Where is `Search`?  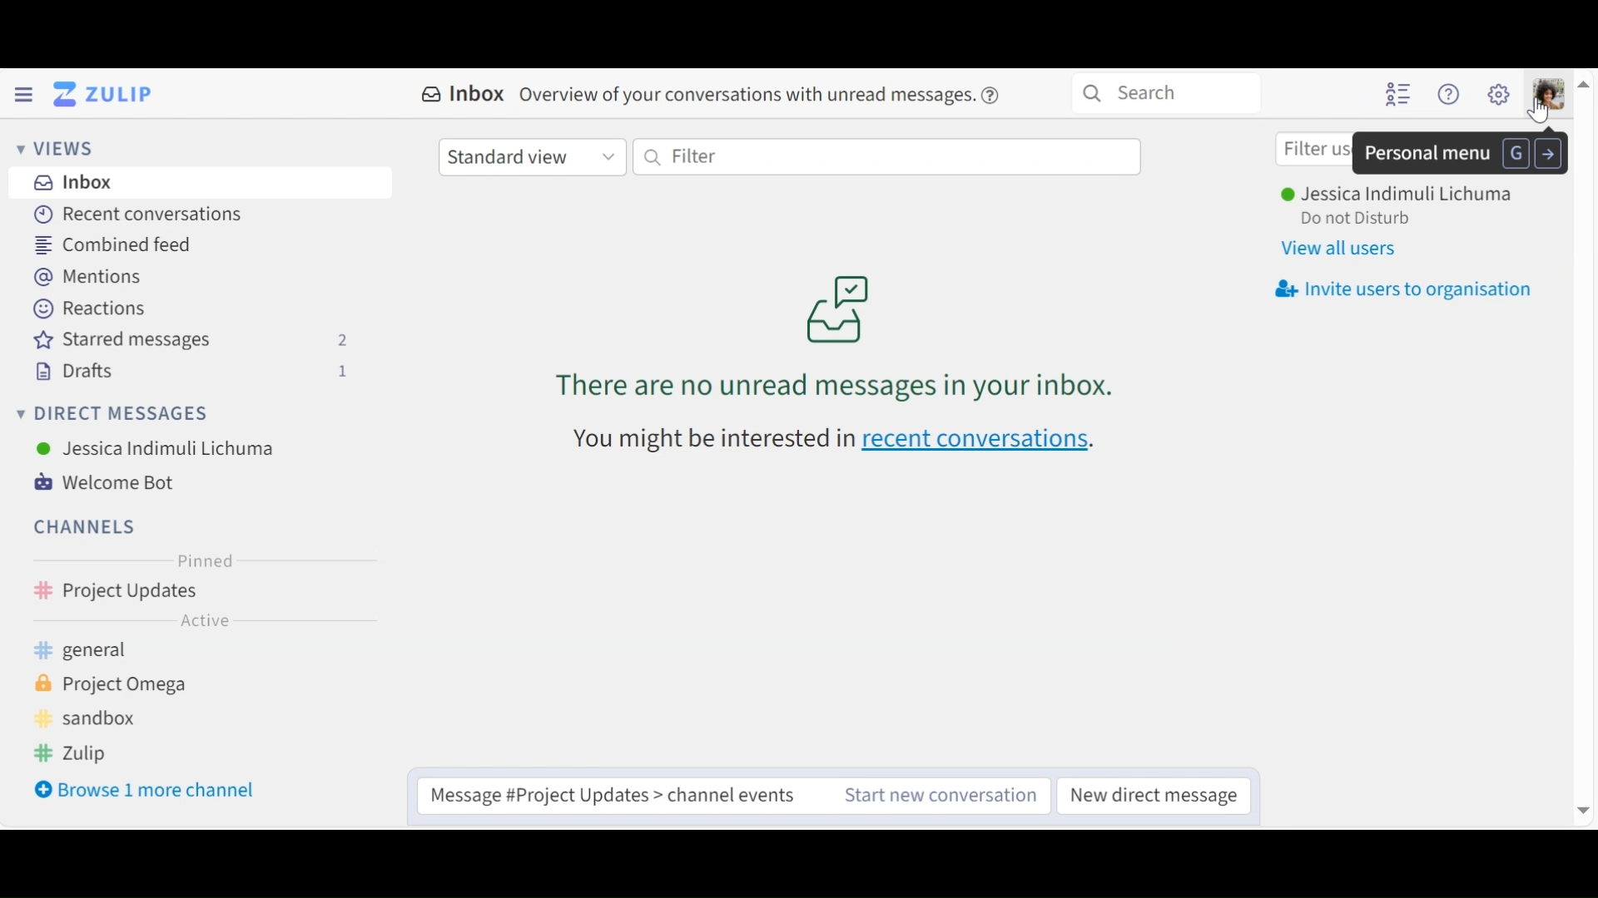
Search is located at coordinates (1166, 93).